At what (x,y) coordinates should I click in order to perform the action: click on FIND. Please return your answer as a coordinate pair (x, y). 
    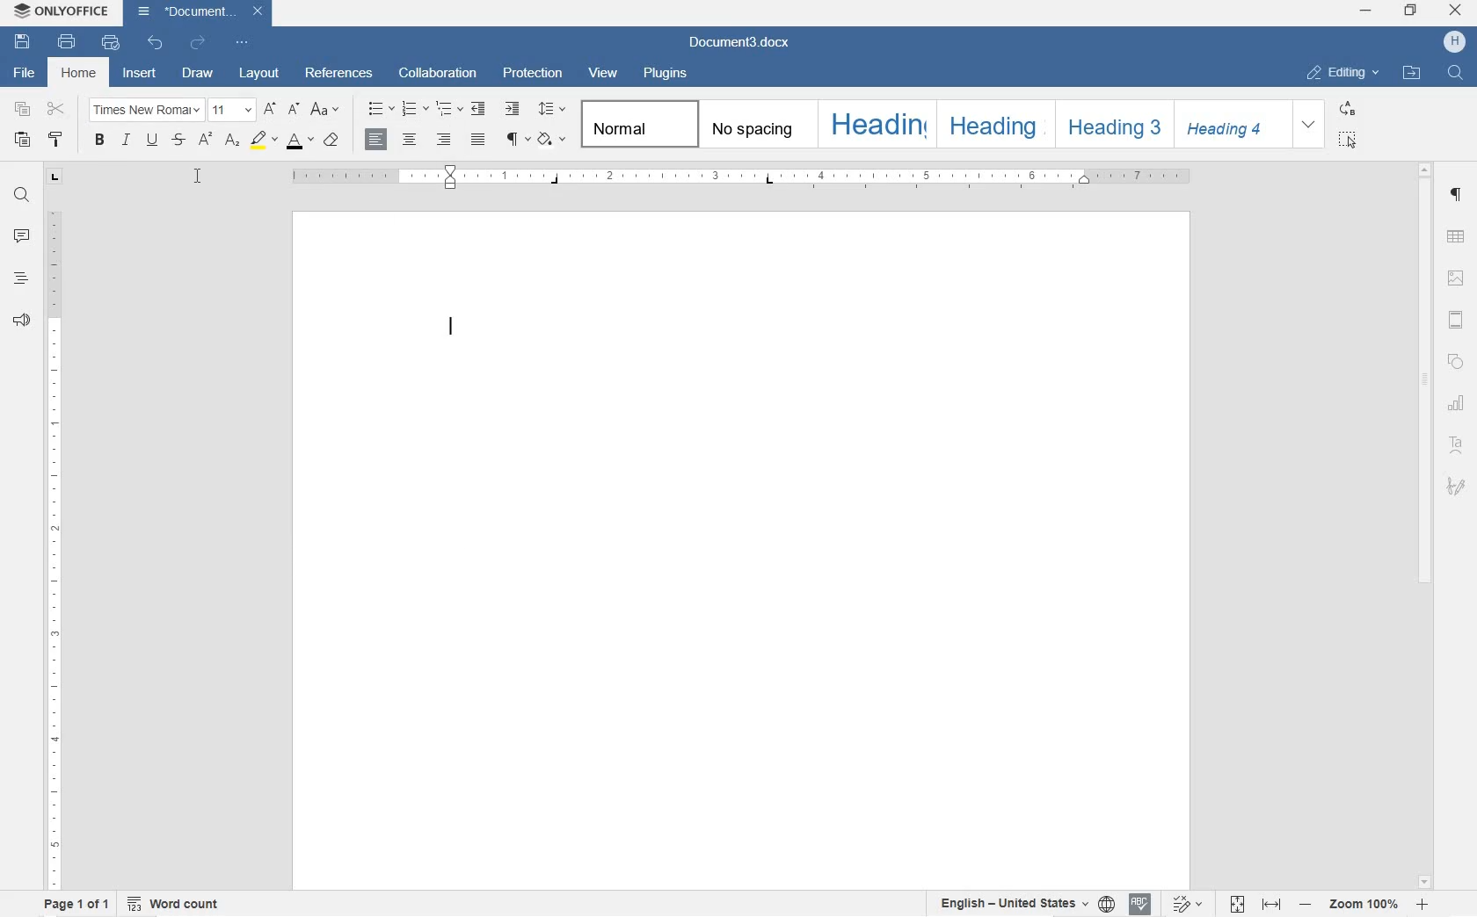
    Looking at the image, I should click on (1455, 72).